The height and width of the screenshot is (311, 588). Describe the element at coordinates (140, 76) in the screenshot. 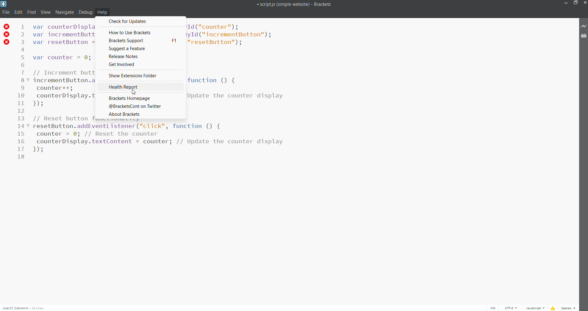

I see `show extensions folder` at that location.